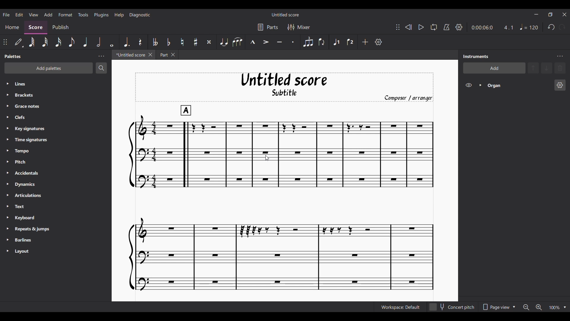 This screenshot has width=570, height=321. What do you see at coordinates (19, 42) in the screenshot?
I see `Default` at bounding box center [19, 42].